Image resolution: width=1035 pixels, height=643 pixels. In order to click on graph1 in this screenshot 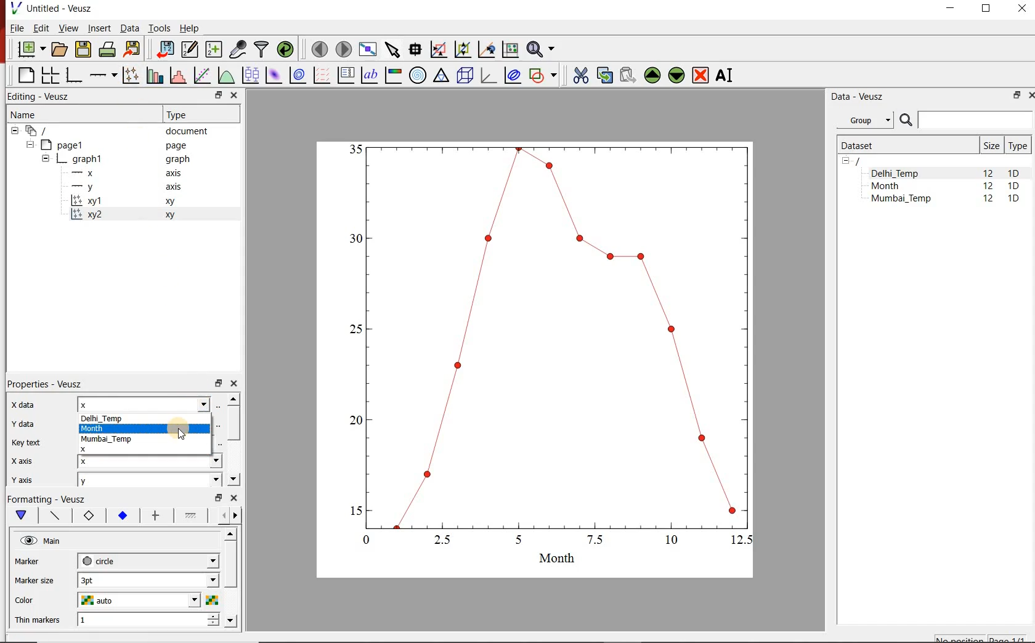, I will do `click(117, 159)`.